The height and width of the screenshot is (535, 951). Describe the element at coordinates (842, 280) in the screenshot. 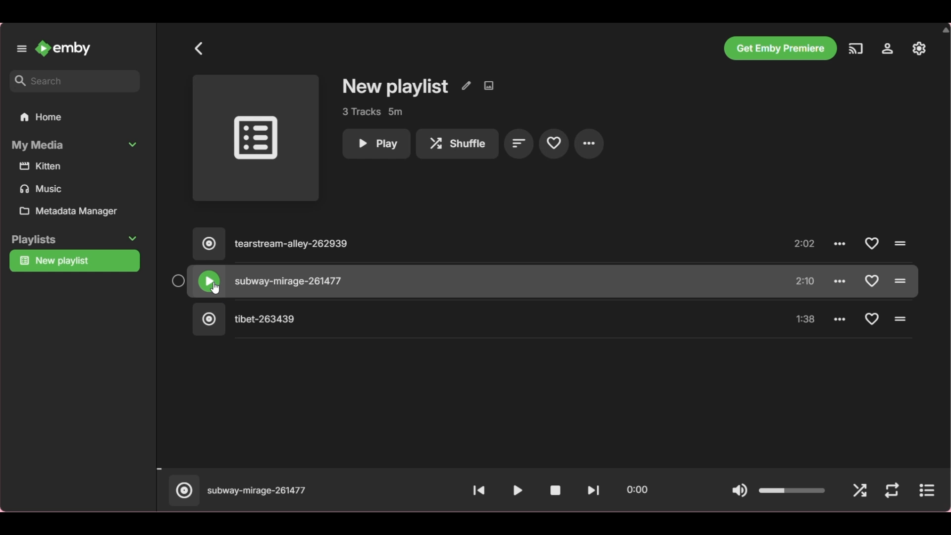

I see `Click to see more options for  song` at that location.